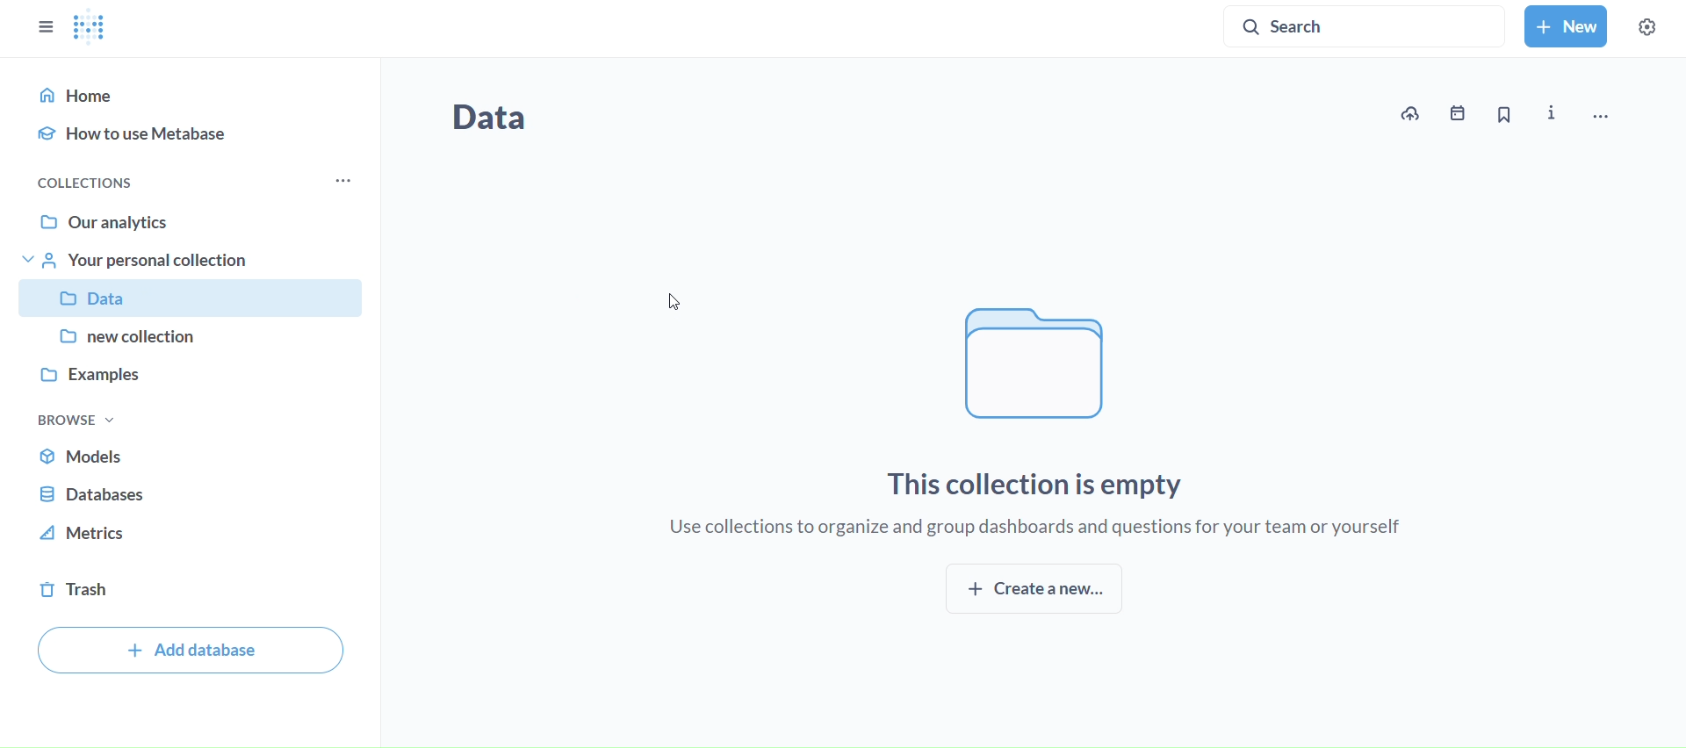 The height and width of the screenshot is (748, 1686). Describe the element at coordinates (1459, 112) in the screenshot. I see `events` at that location.